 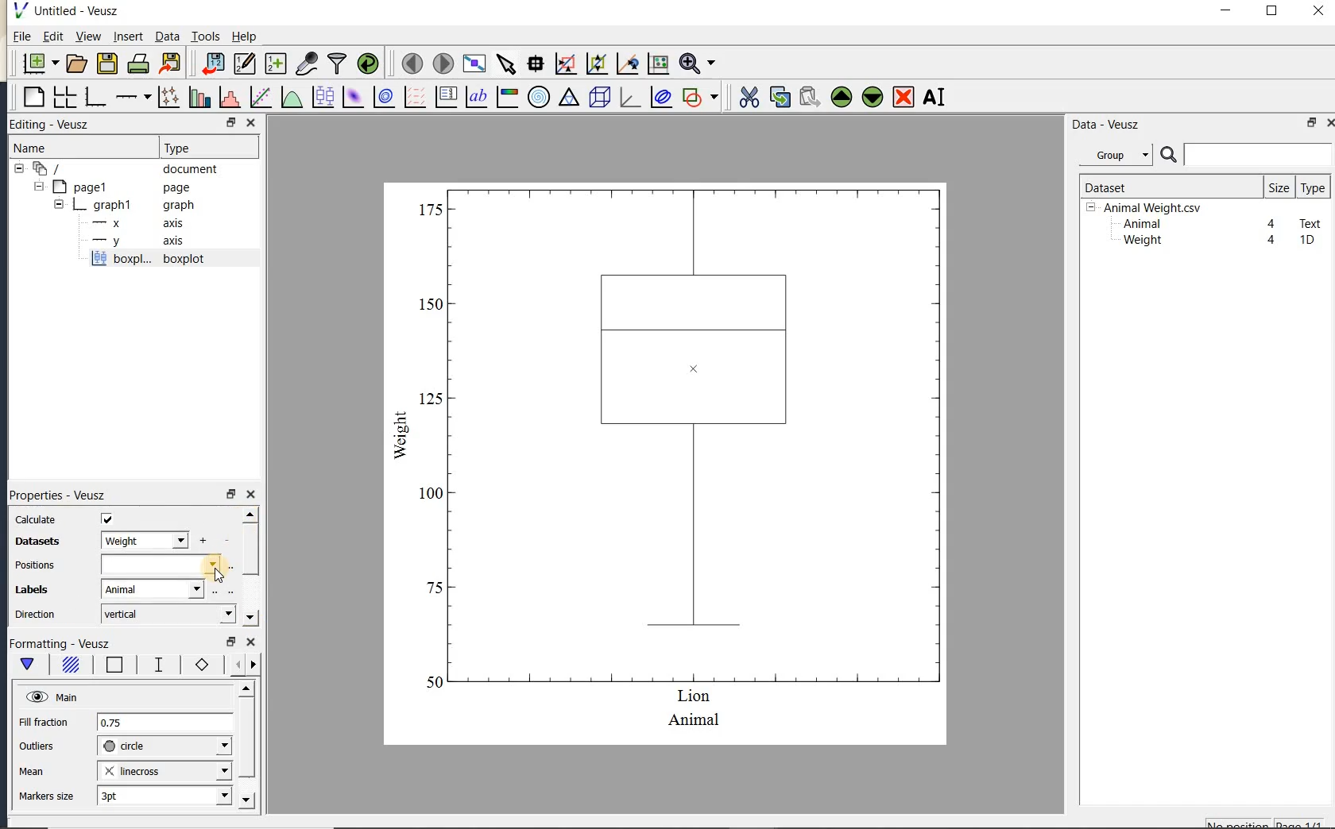 I want to click on 4, so click(x=1272, y=225).